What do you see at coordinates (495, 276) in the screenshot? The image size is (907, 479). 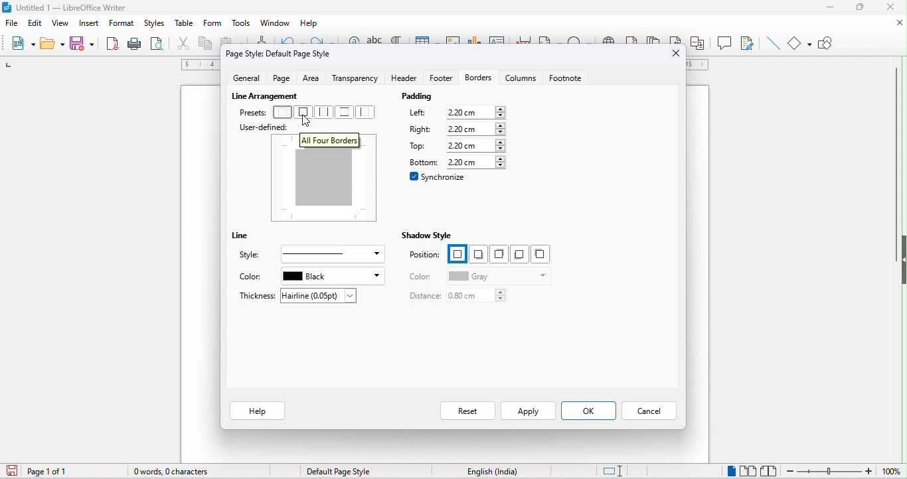 I see `gray` at bounding box center [495, 276].